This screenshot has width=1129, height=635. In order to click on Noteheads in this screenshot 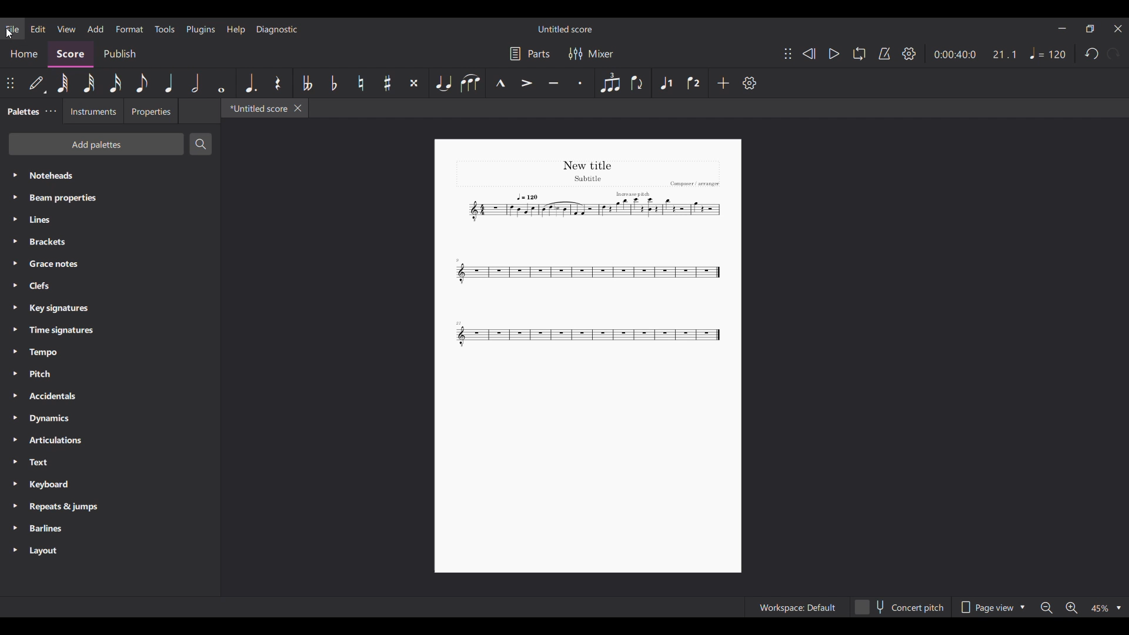, I will do `click(111, 175)`.